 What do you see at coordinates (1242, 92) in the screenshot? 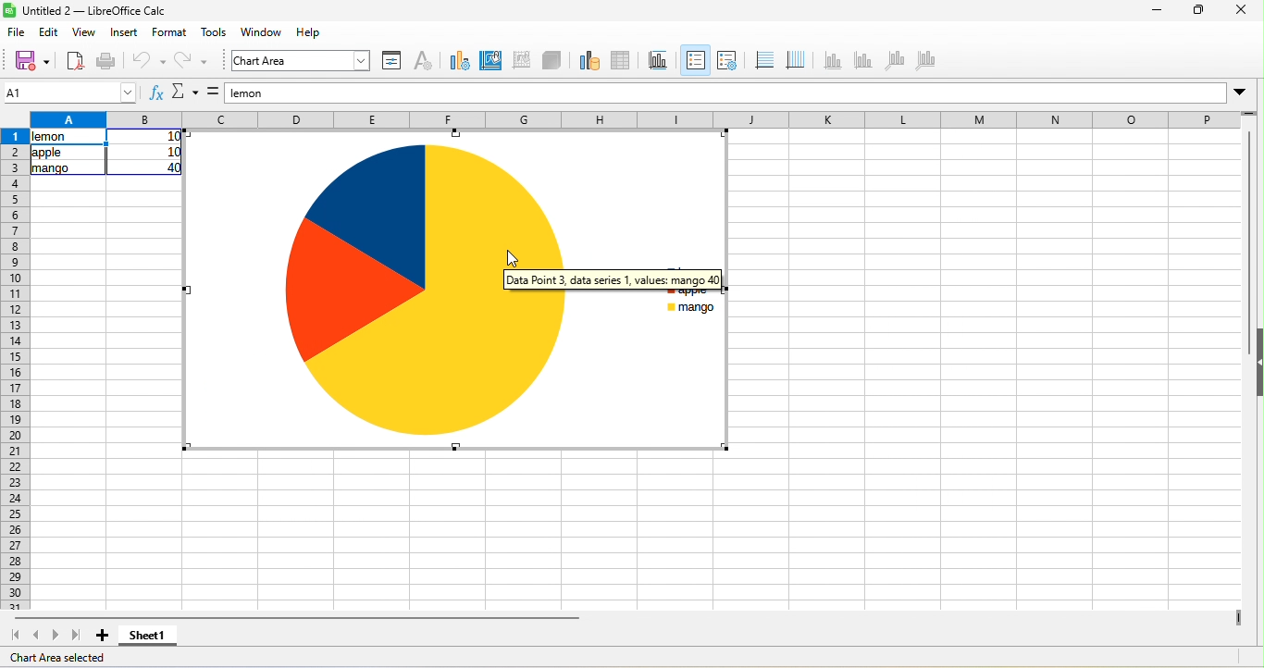
I see `Drop-down ` at bounding box center [1242, 92].